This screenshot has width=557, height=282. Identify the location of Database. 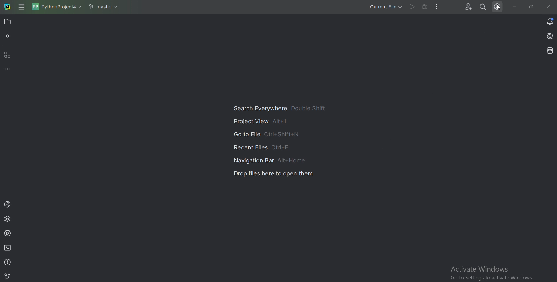
(550, 50).